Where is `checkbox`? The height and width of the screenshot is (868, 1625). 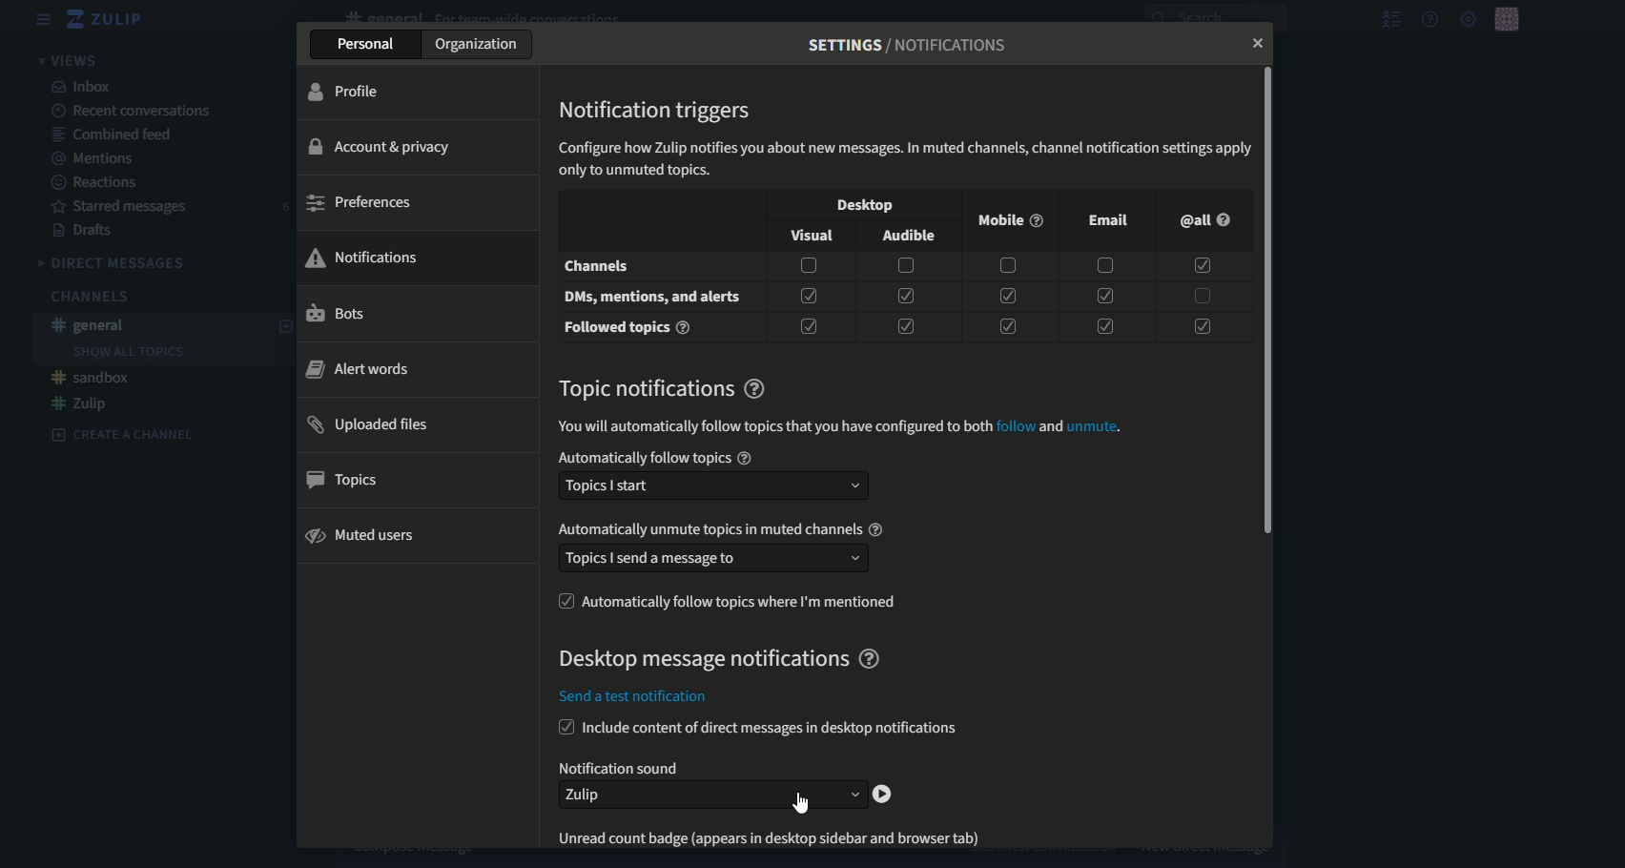
checkbox is located at coordinates (563, 727).